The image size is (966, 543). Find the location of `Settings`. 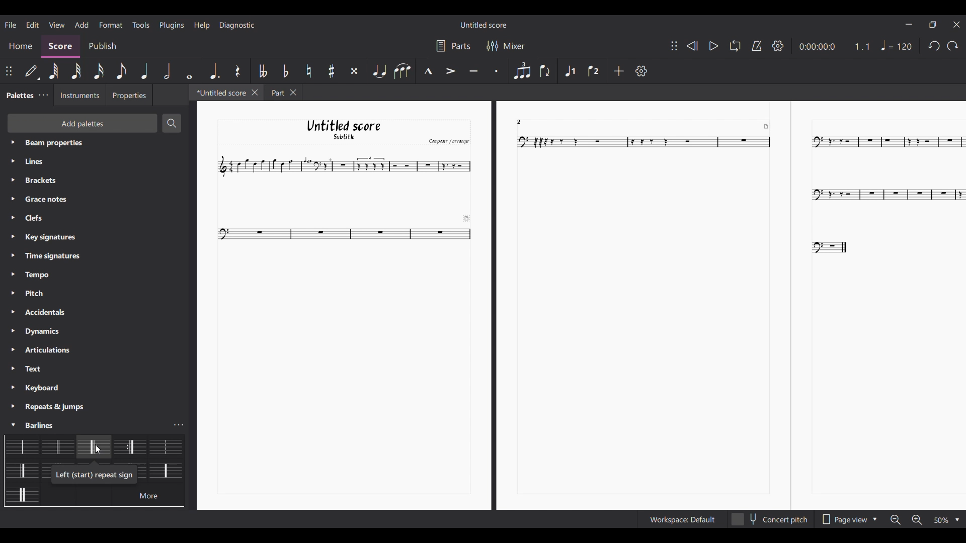

Settings is located at coordinates (641, 71).